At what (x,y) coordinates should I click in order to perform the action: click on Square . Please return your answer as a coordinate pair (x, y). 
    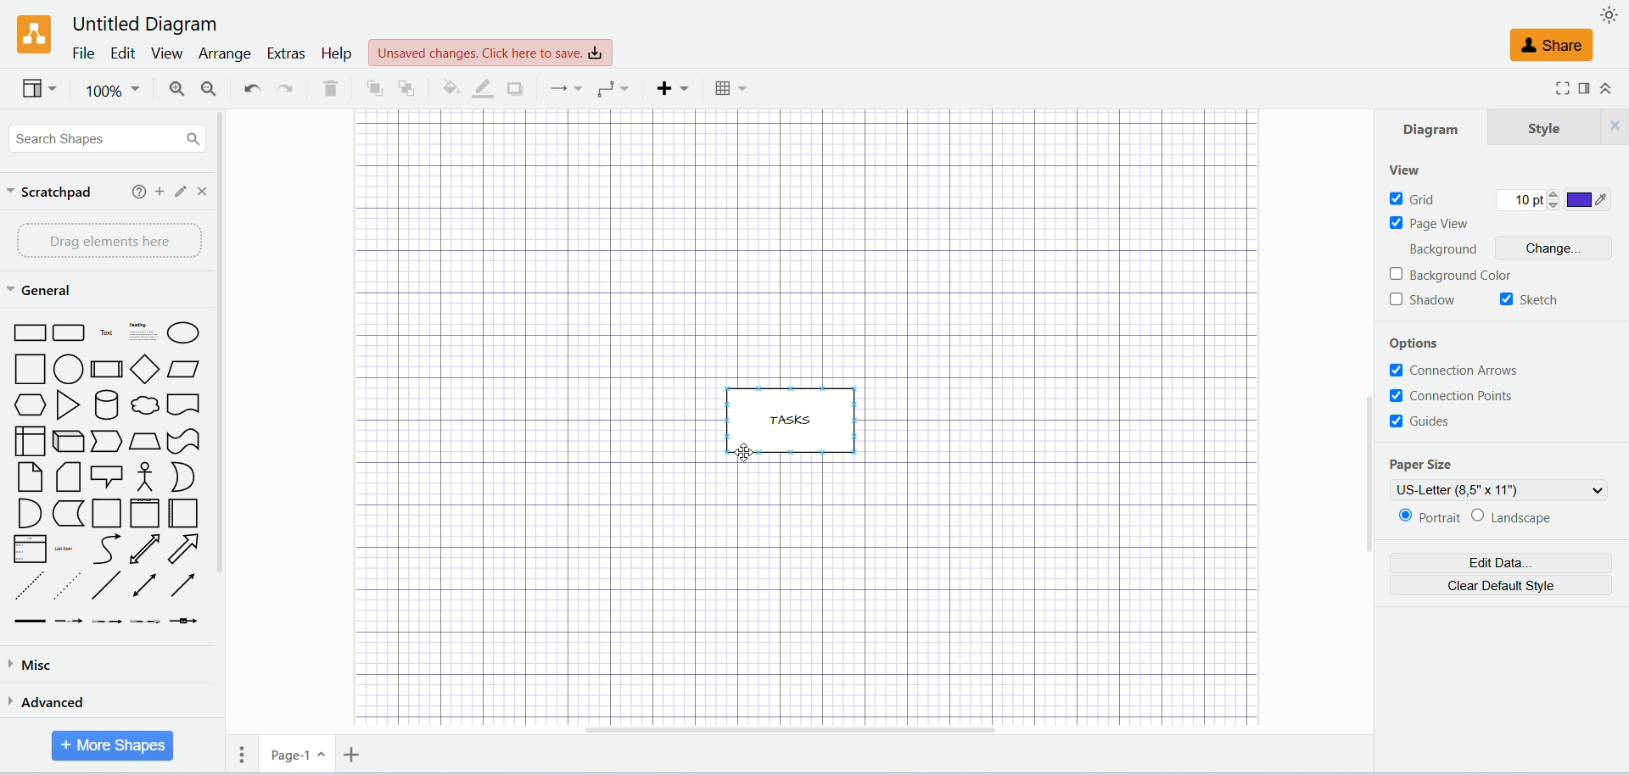
    Looking at the image, I should click on (28, 369).